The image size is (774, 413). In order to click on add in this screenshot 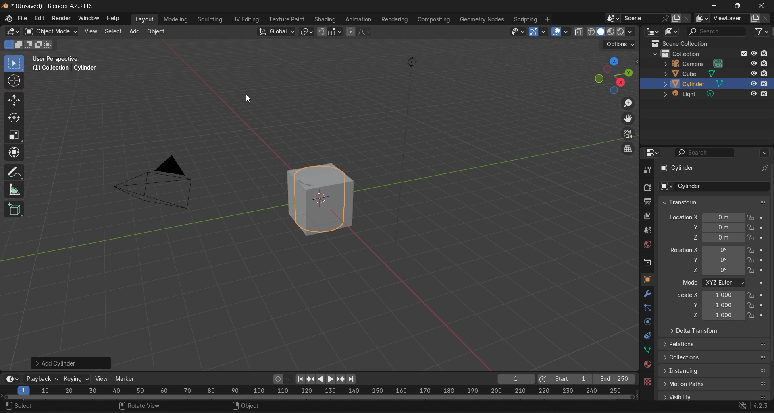, I will do `click(134, 31)`.